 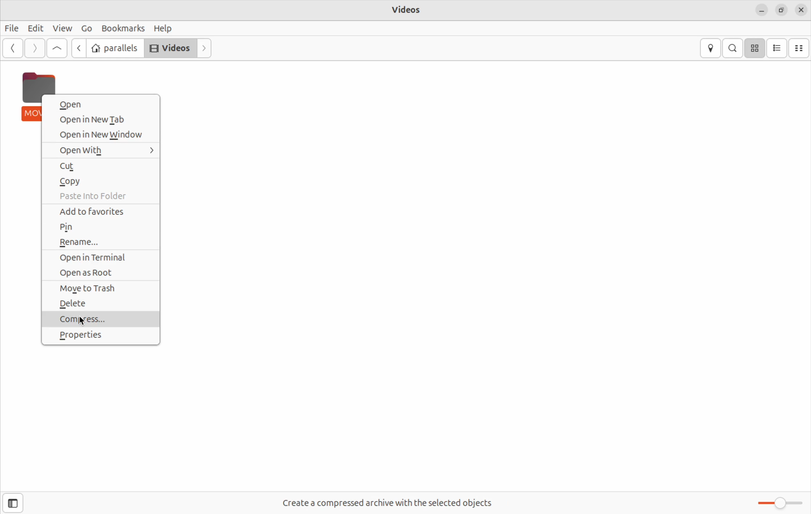 I want to click on copy, so click(x=102, y=180).